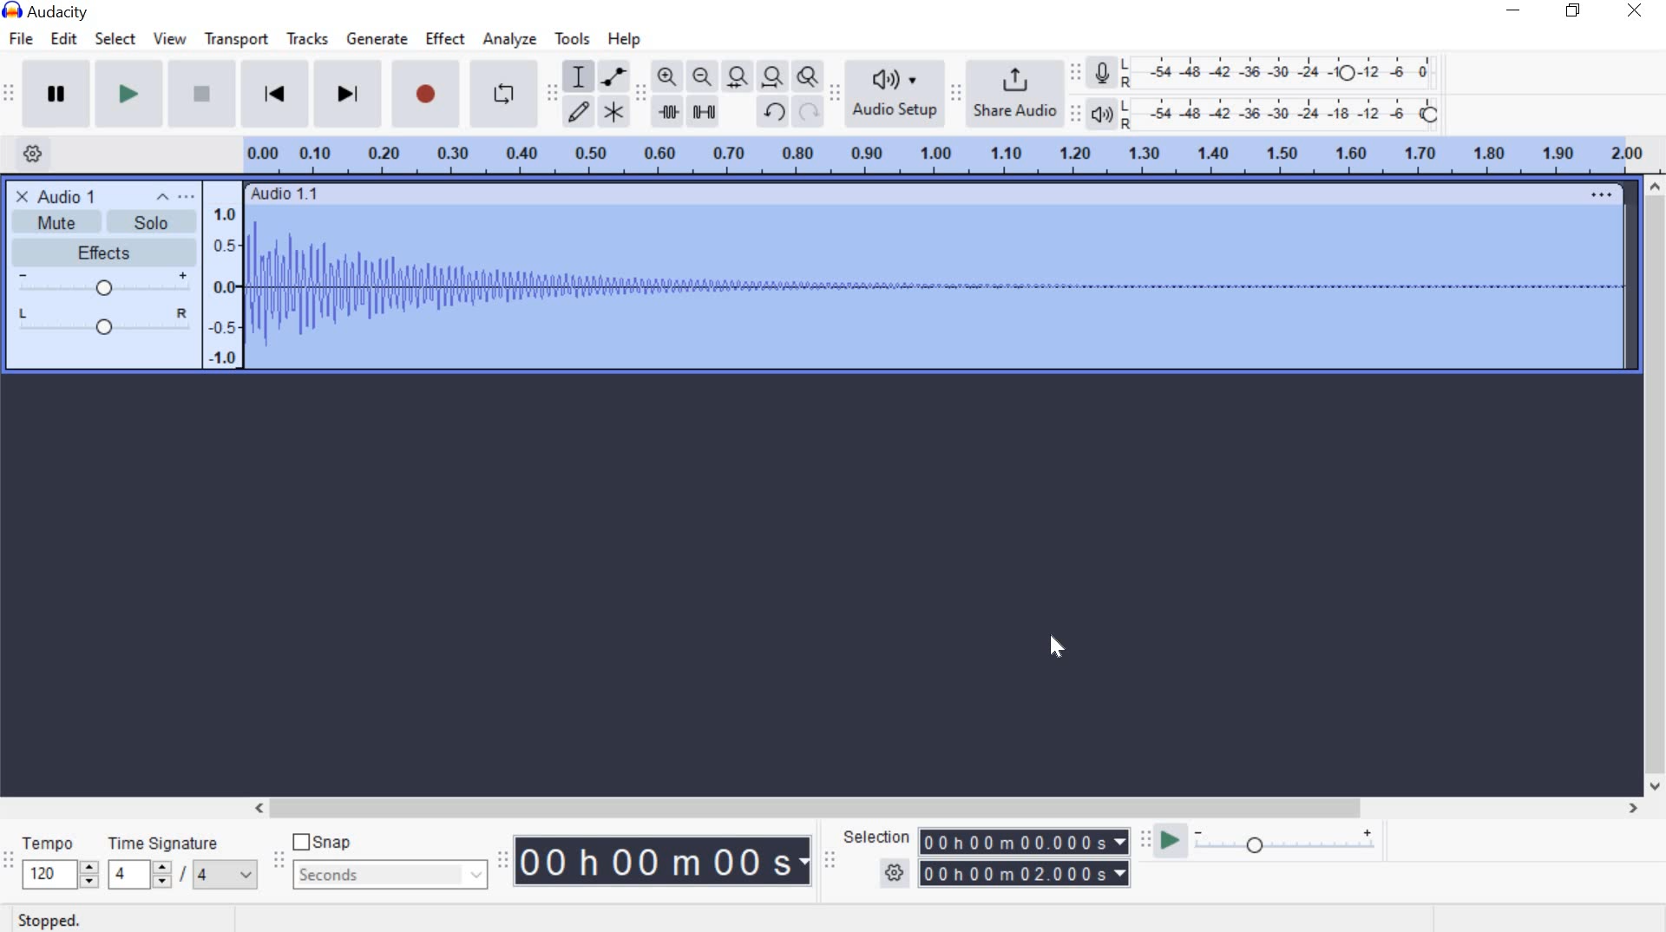 The width and height of the screenshot is (1666, 932). Describe the element at coordinates (573, 42) in the screenshot. I see `tools` at that location.